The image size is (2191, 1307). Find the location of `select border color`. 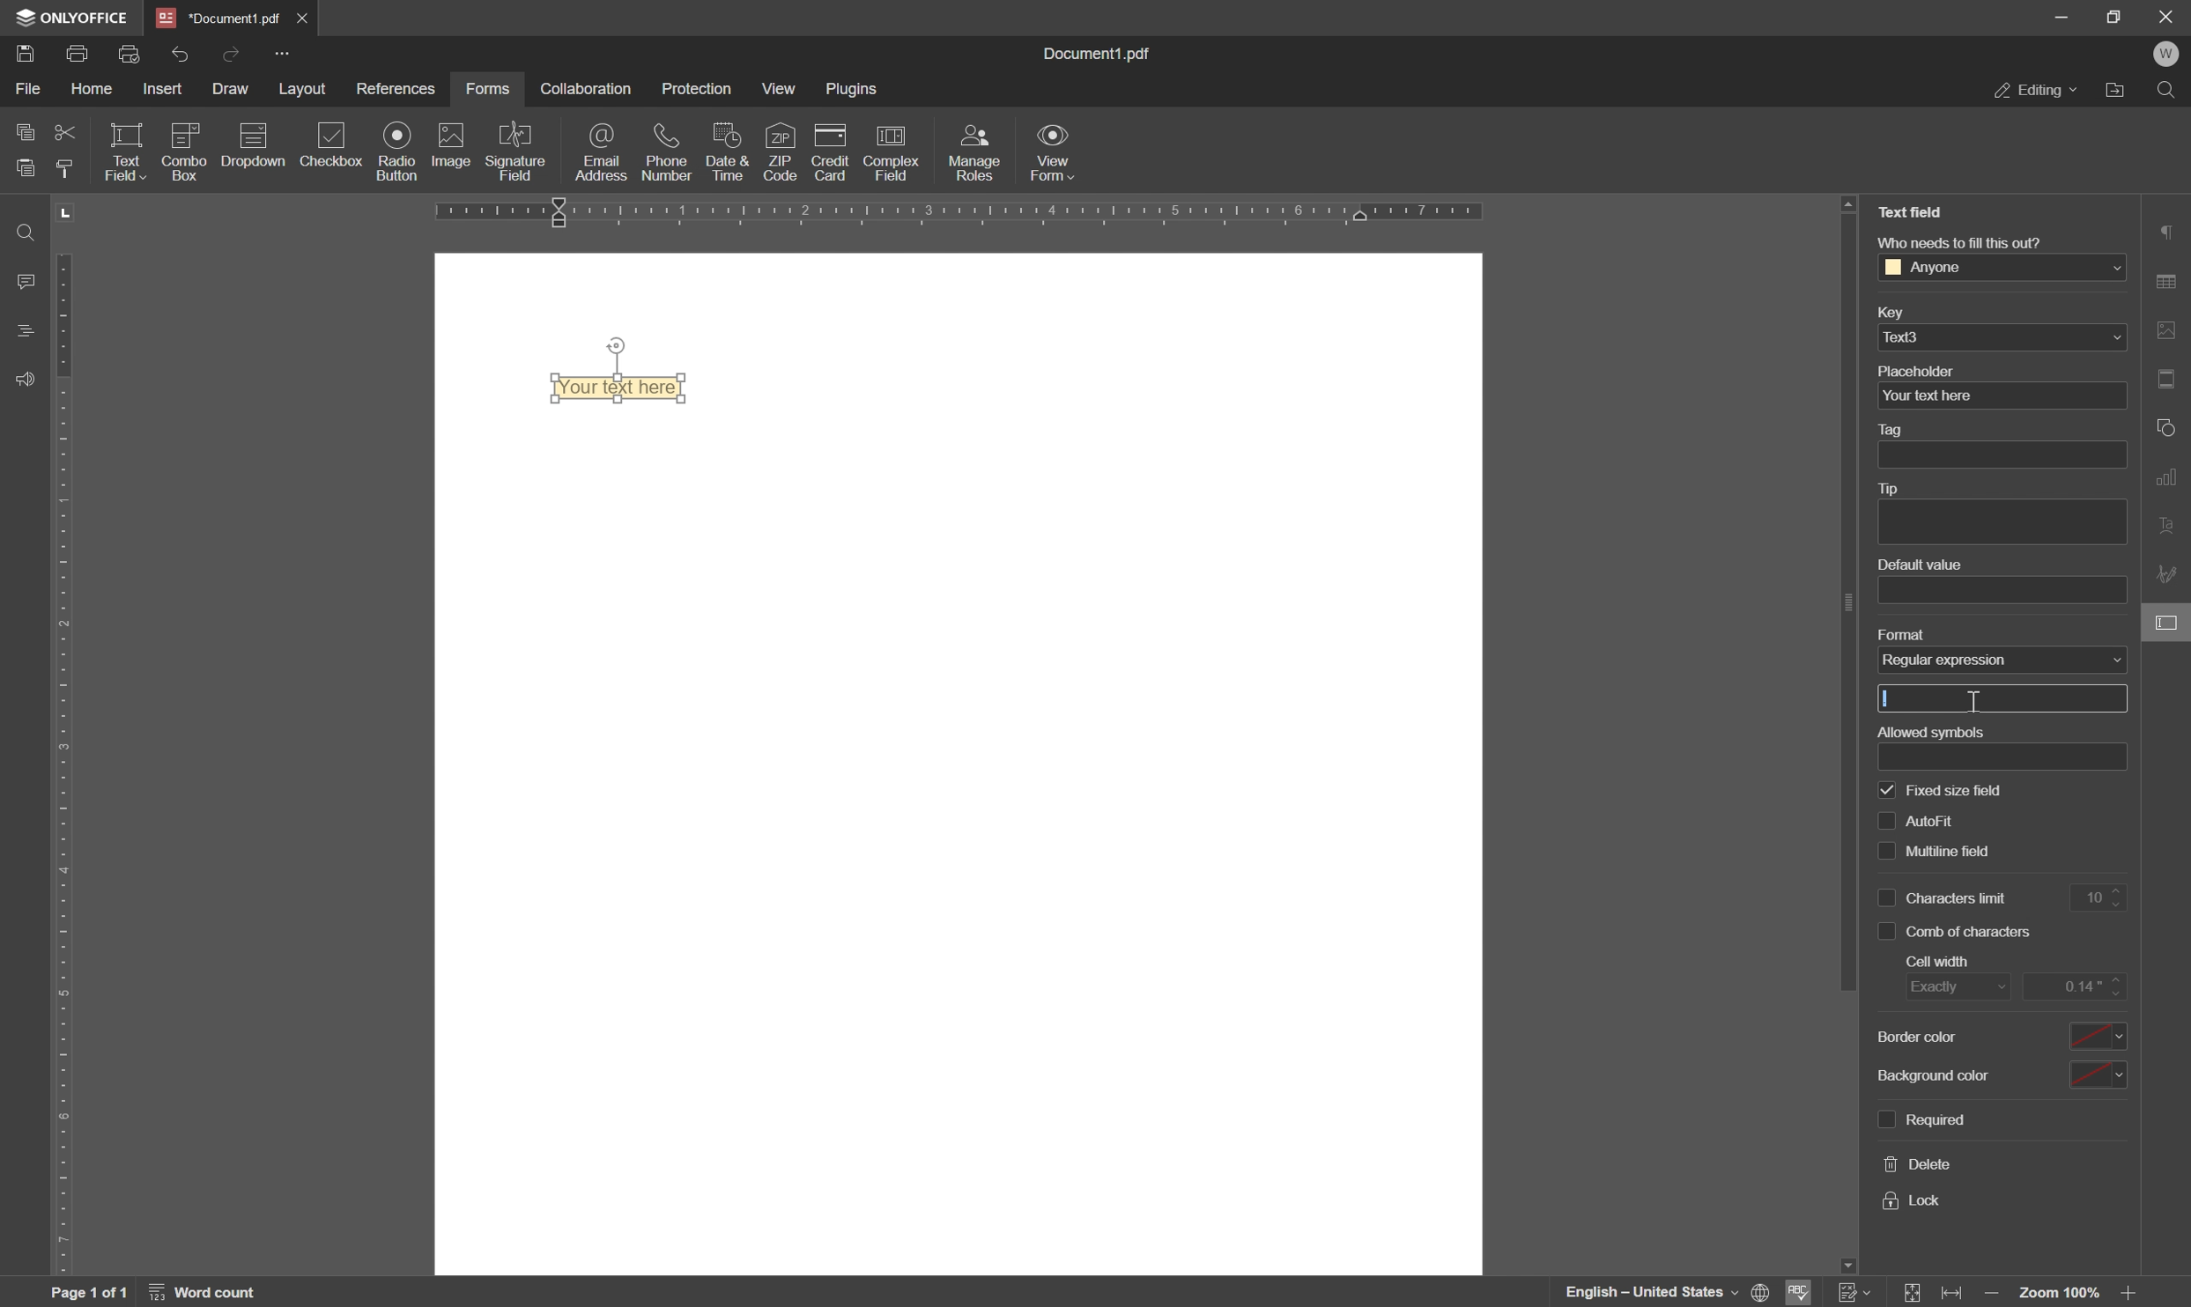

select border color is located at coordinates (2100, 1032).